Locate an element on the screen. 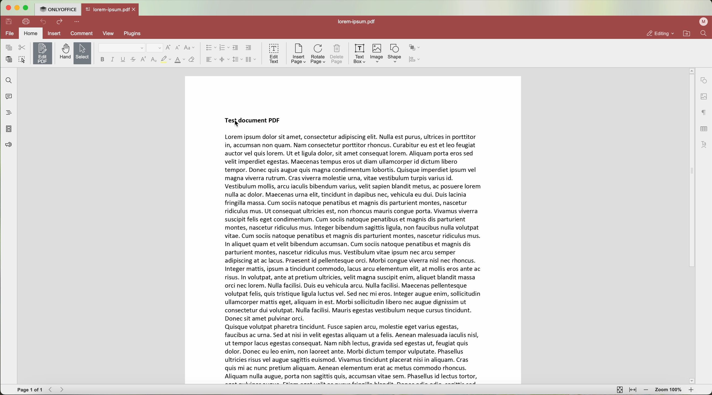 Image resolution: width=712 pixels, height=395 pixels. file name is located at coordinates (358, 21).